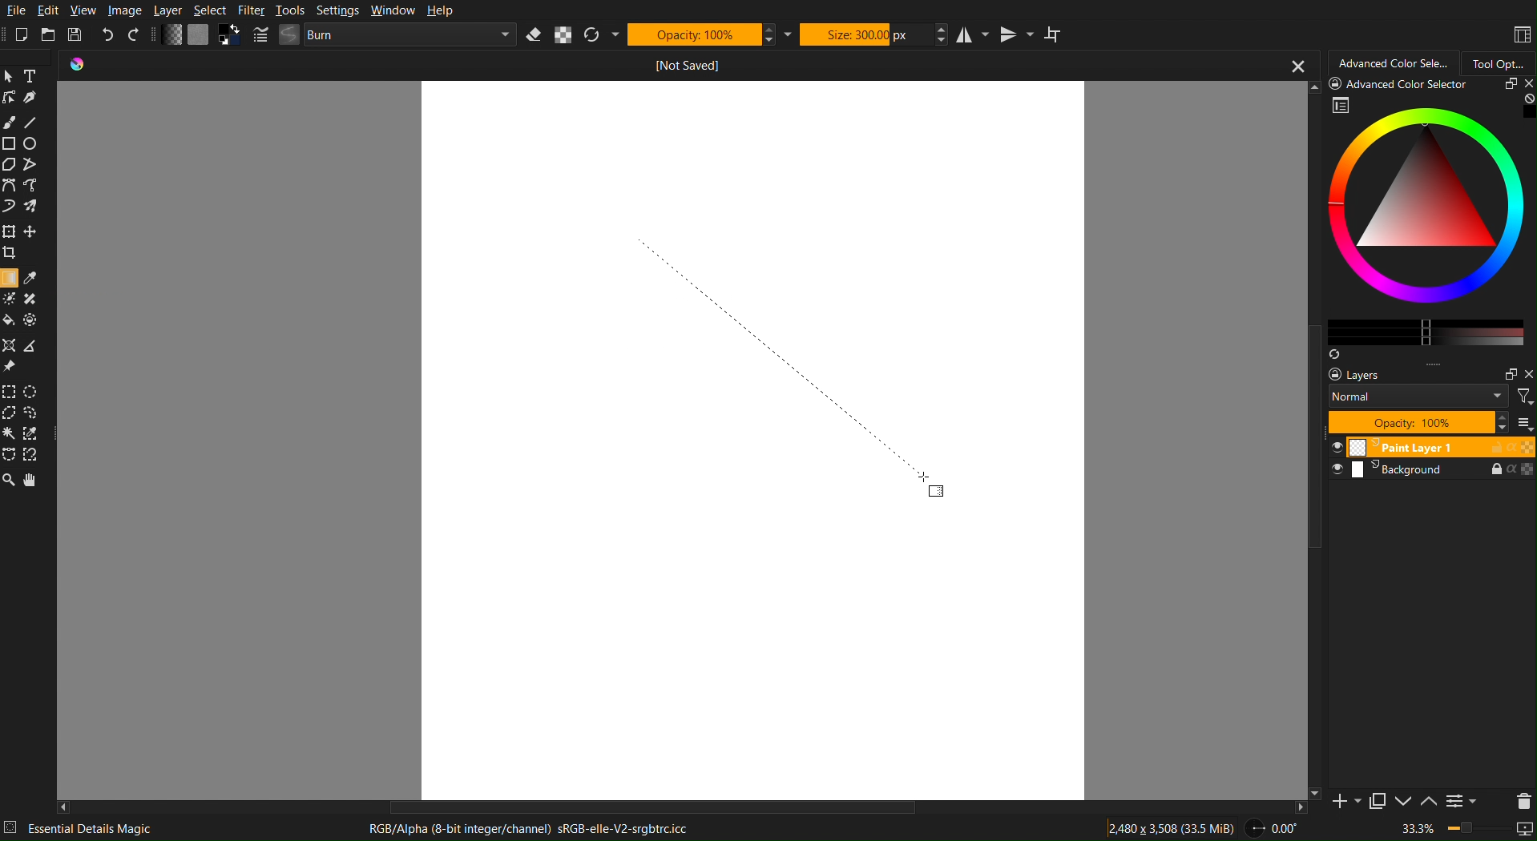  I want to click on Redo, so click(136, 36).